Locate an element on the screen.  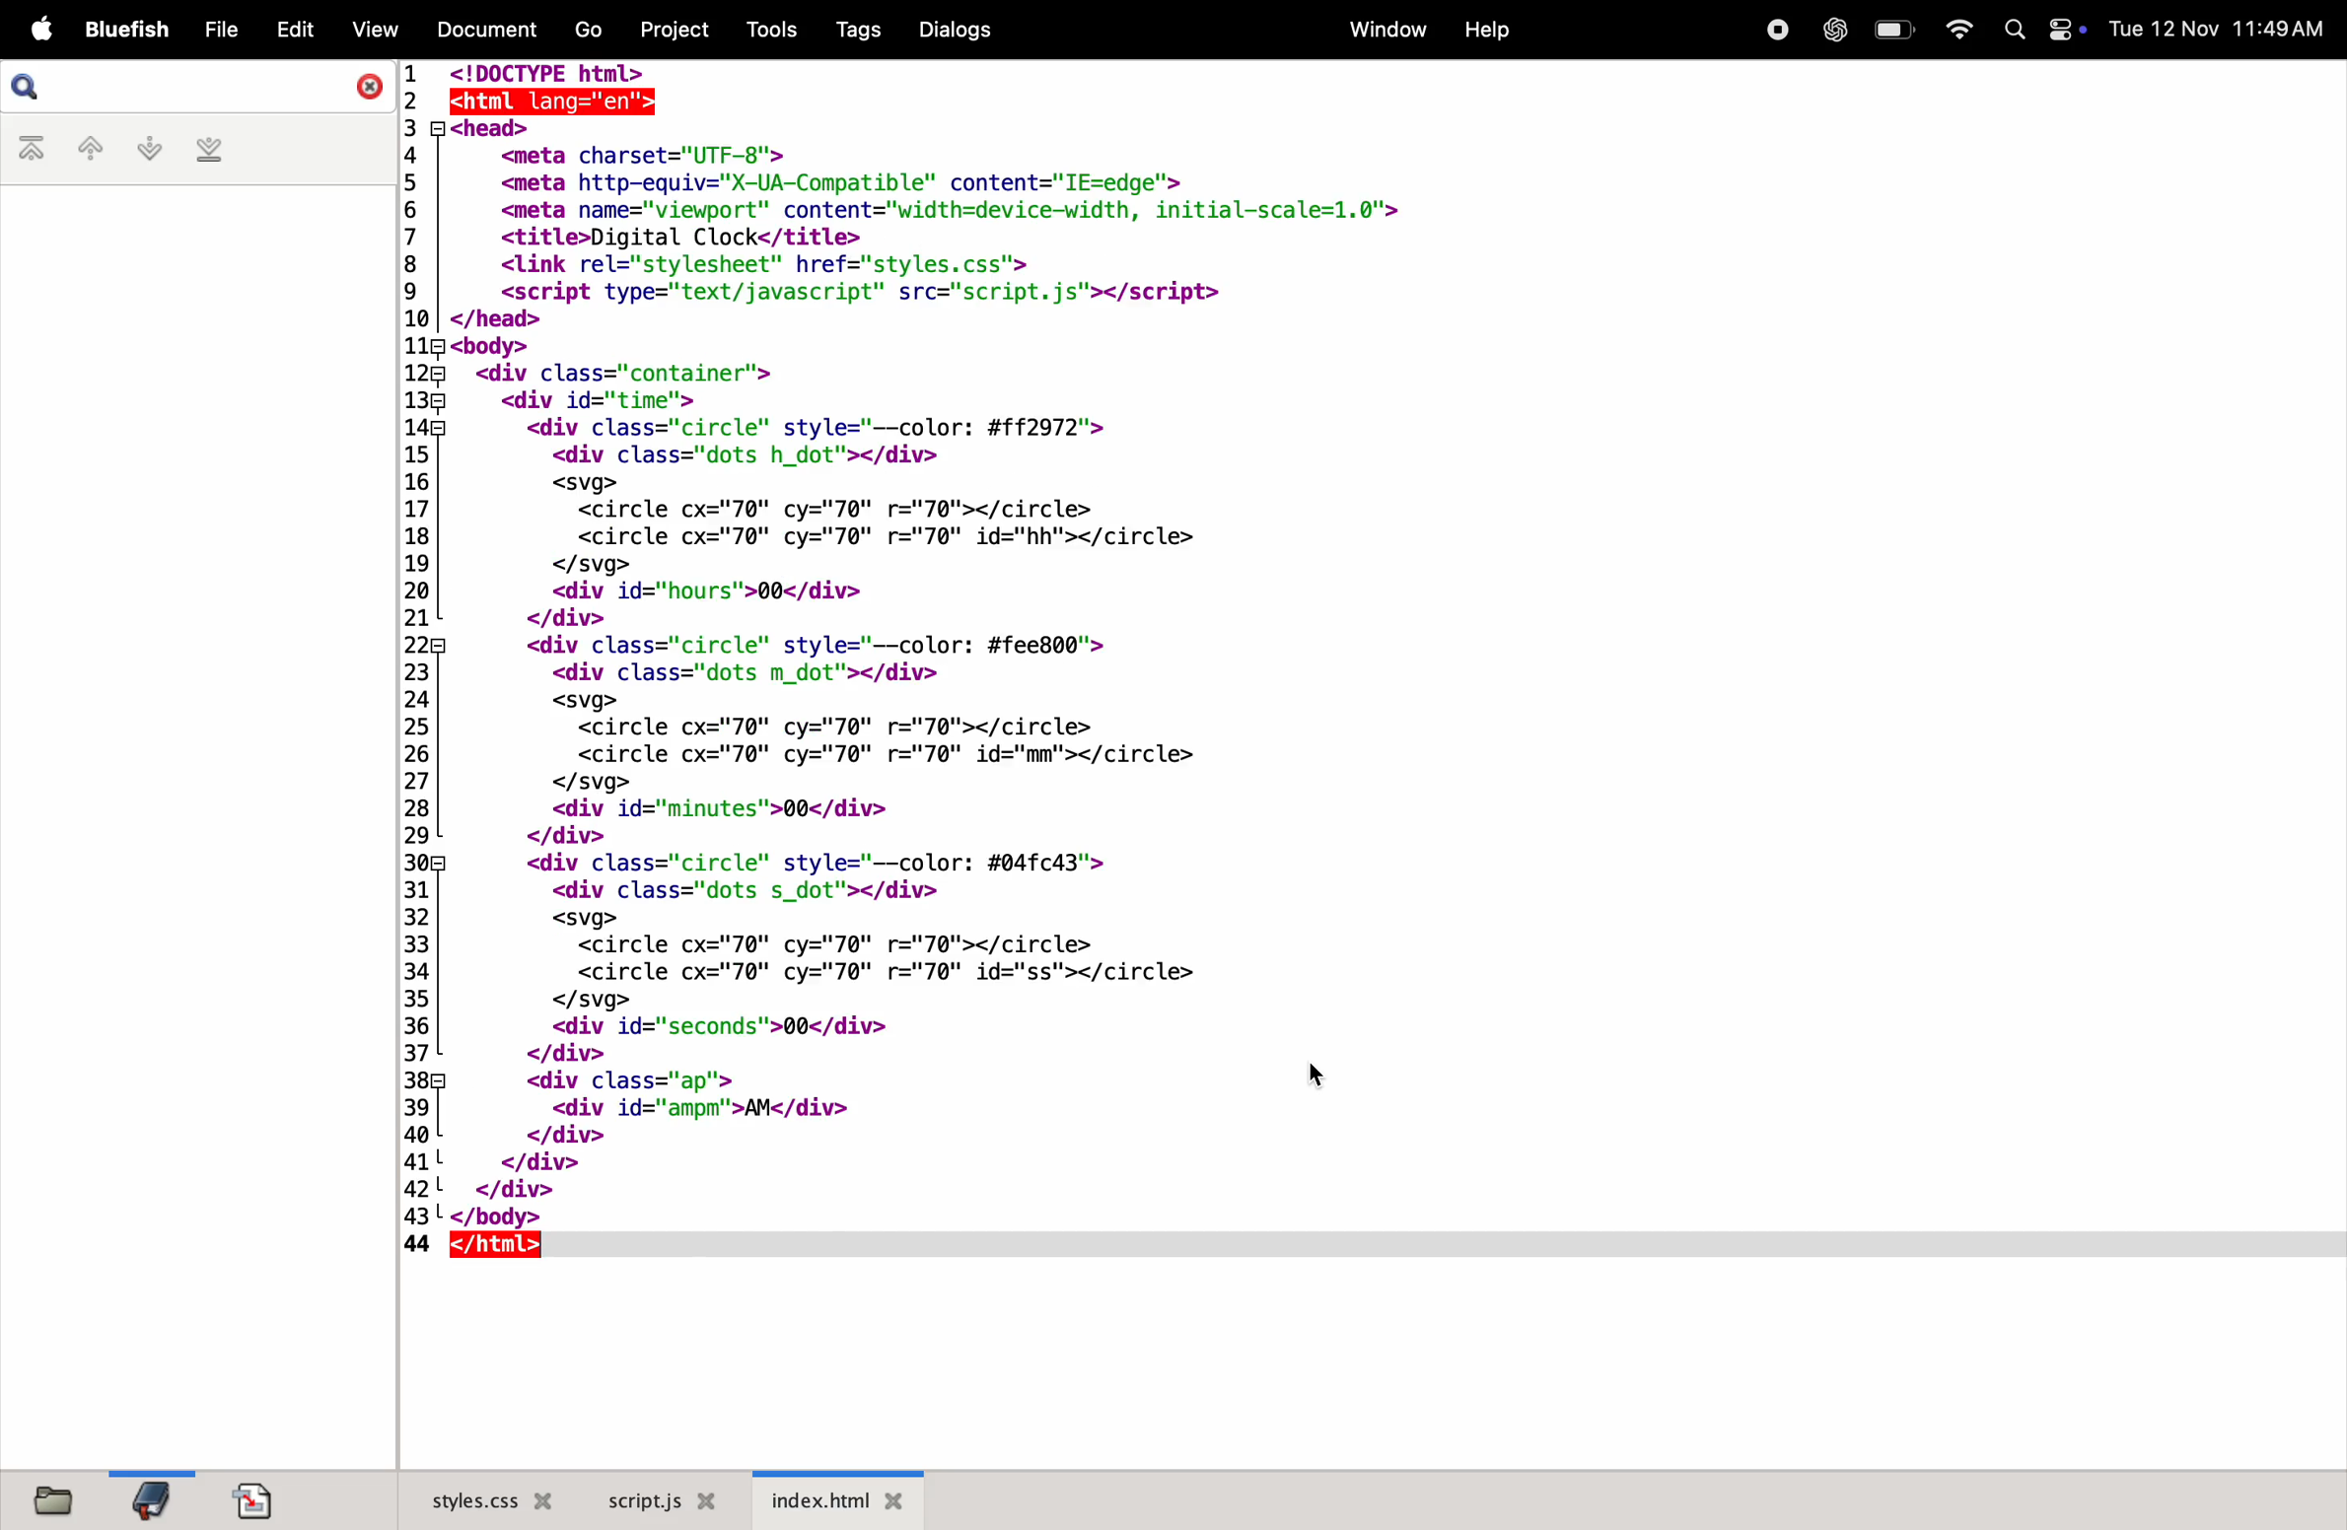
index.html is located at coordinates (836, 1497).